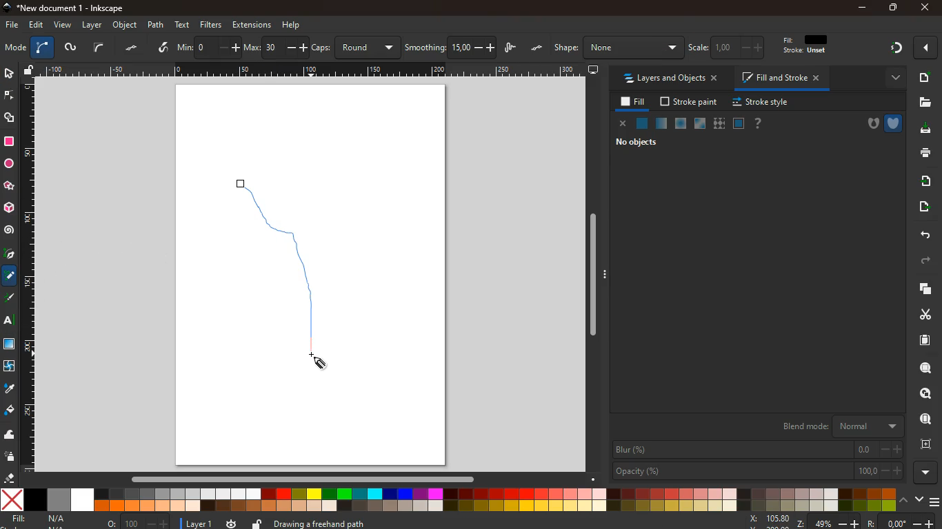  Describe the element at coordinates (594, 69) in the screenshot. I see `screen` at that location.